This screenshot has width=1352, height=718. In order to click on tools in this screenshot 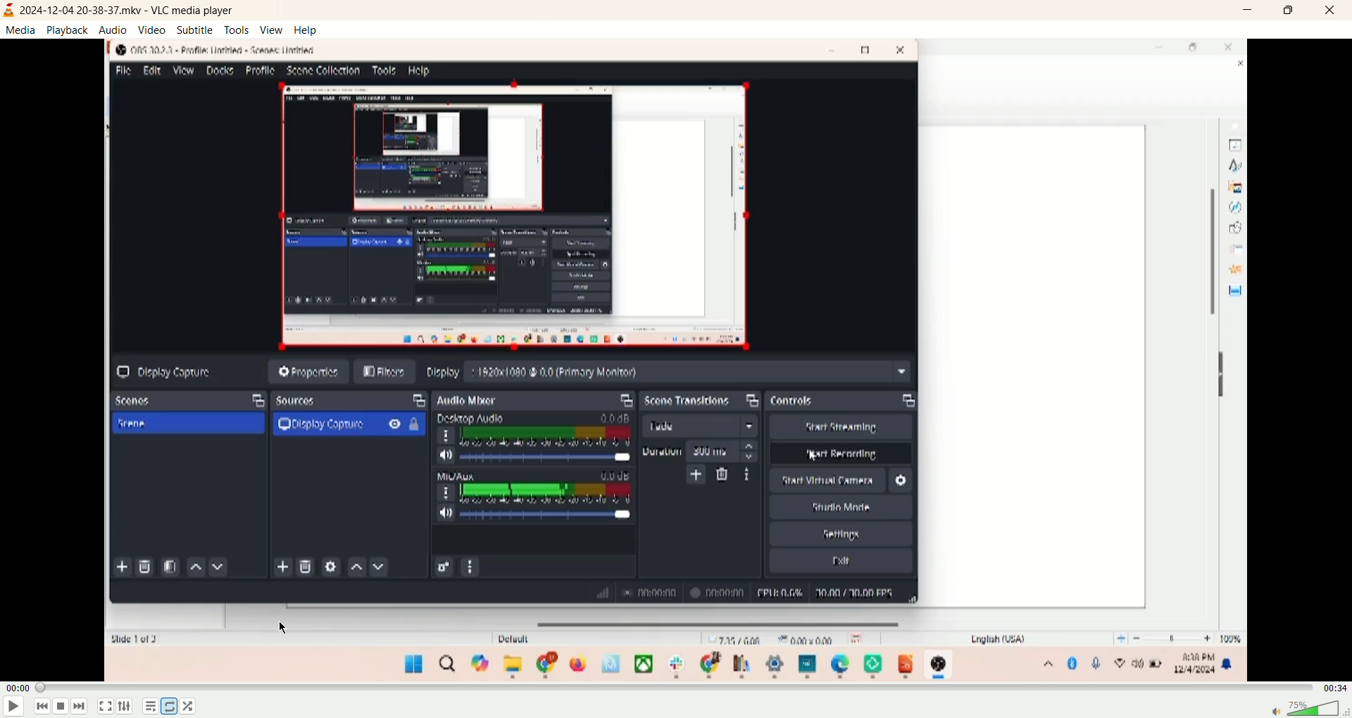, I will do `click(236, 29)`.